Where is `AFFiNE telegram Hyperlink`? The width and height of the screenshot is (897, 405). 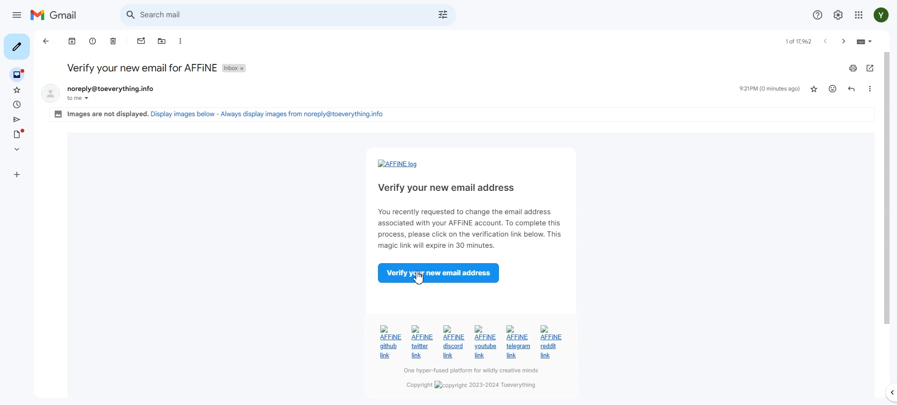 AFFiNE telegram Hyperlink is located at coordinates (518, 341).